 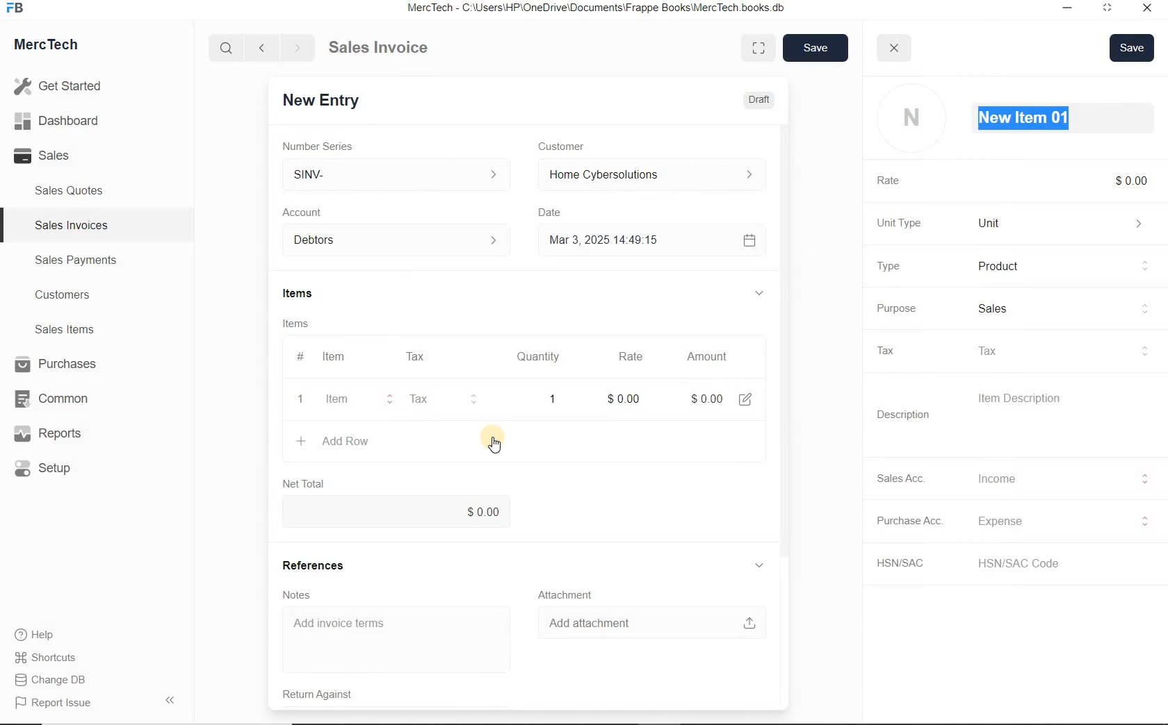 I want to click on Close, so click(x=1146, y=10).